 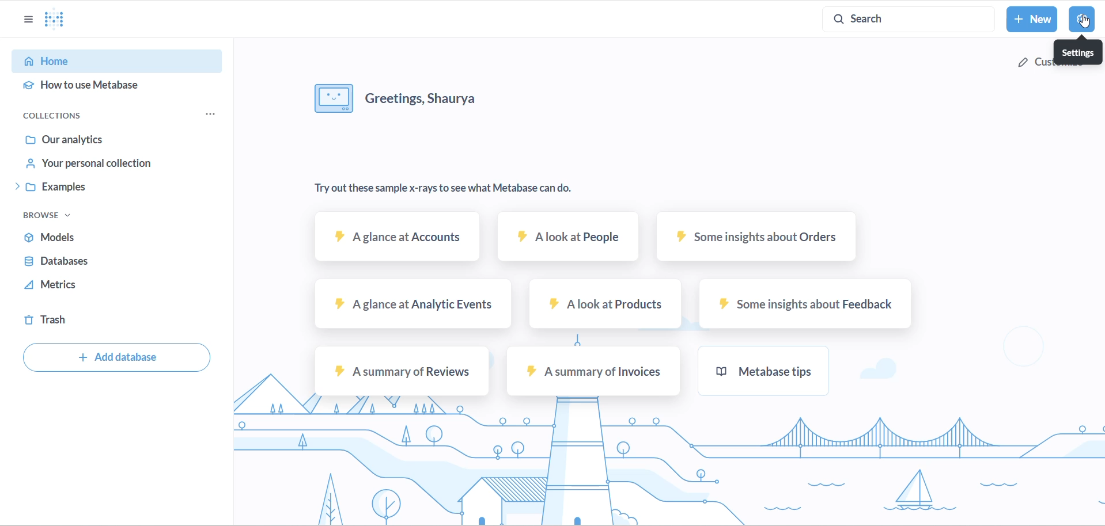 I want to click on our analytics, so click(x=103, y=139).